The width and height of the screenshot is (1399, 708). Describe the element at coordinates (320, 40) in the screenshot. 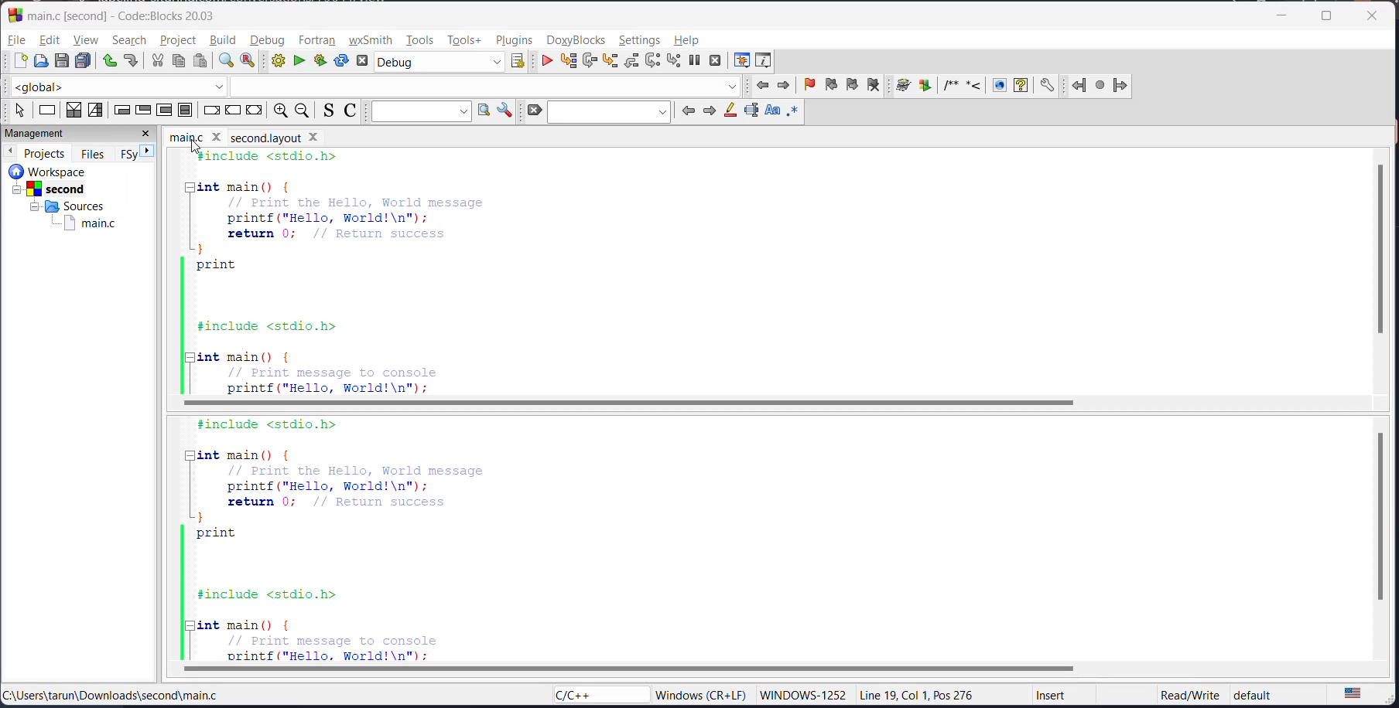

I see `fortran` at that location.